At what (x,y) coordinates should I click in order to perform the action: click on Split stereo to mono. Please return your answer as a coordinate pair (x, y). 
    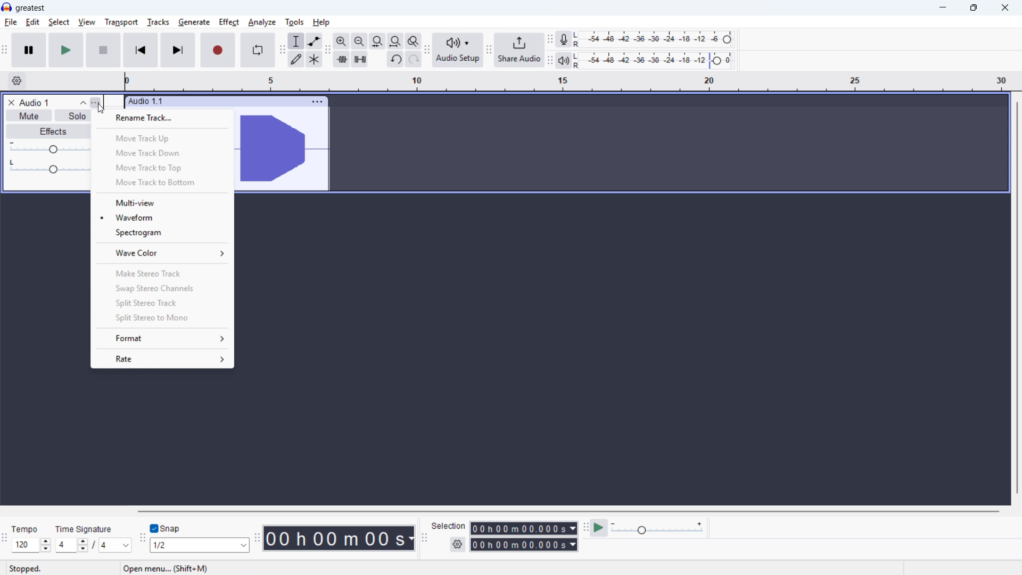
    Looking at the image, I should click on (163, 318).